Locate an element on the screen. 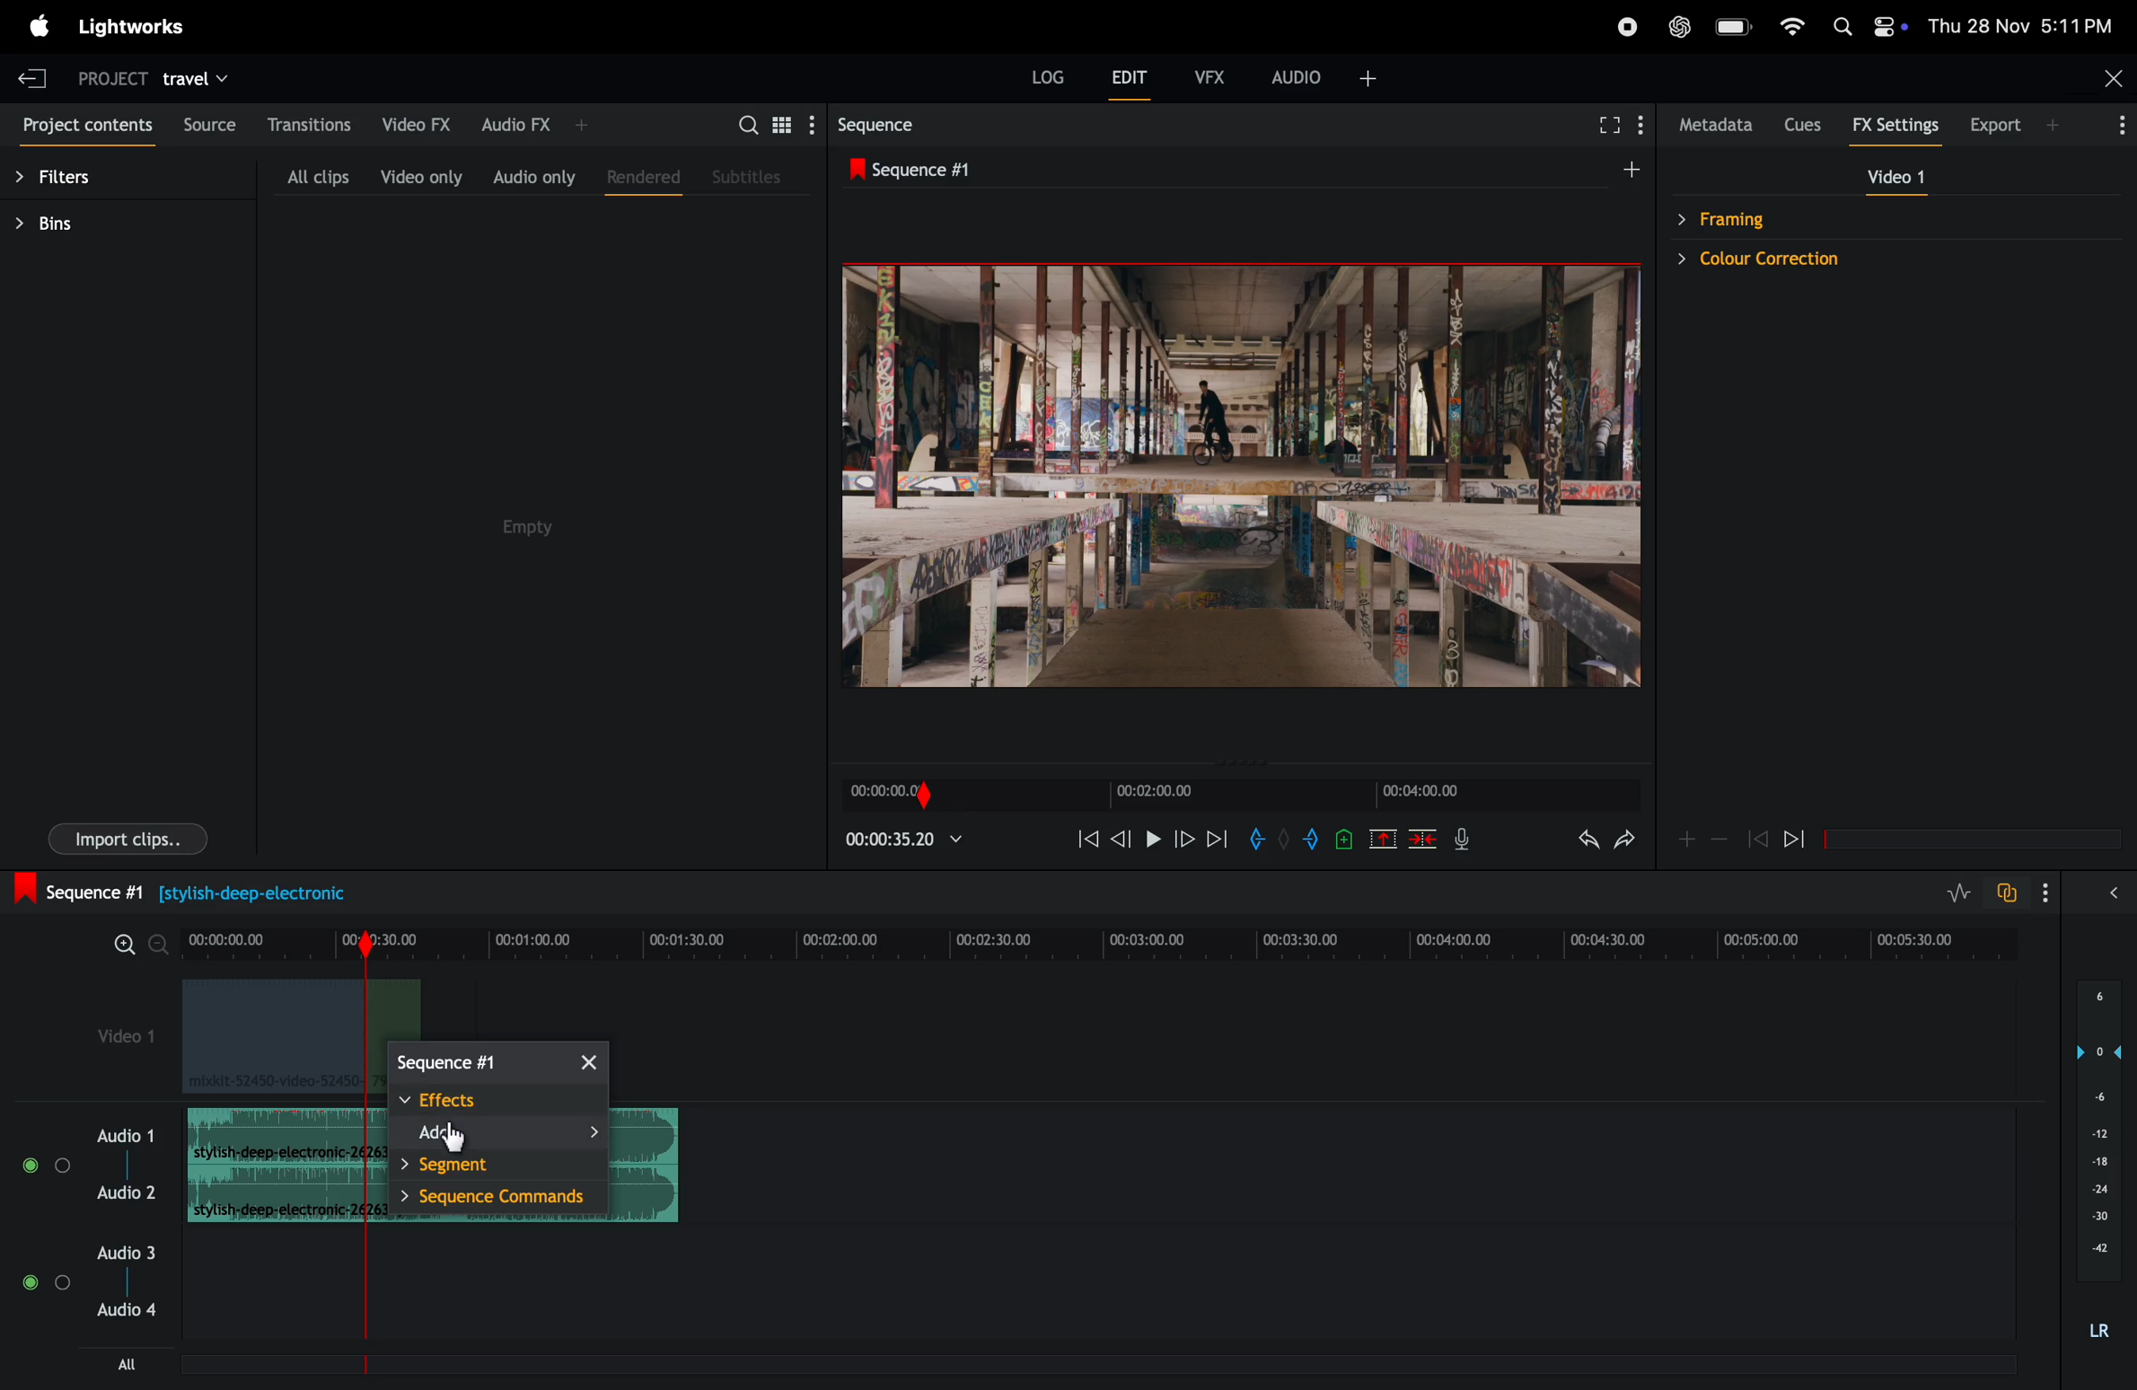 The image size is (2137, 1390). video clips is located at coordinates (276, 1037).